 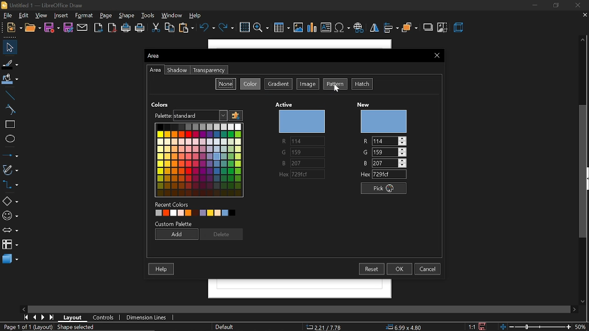 What do you see at coordinates (584, 14) in the screenshot?
I see `close current tab` at bounding box center [584, 14].